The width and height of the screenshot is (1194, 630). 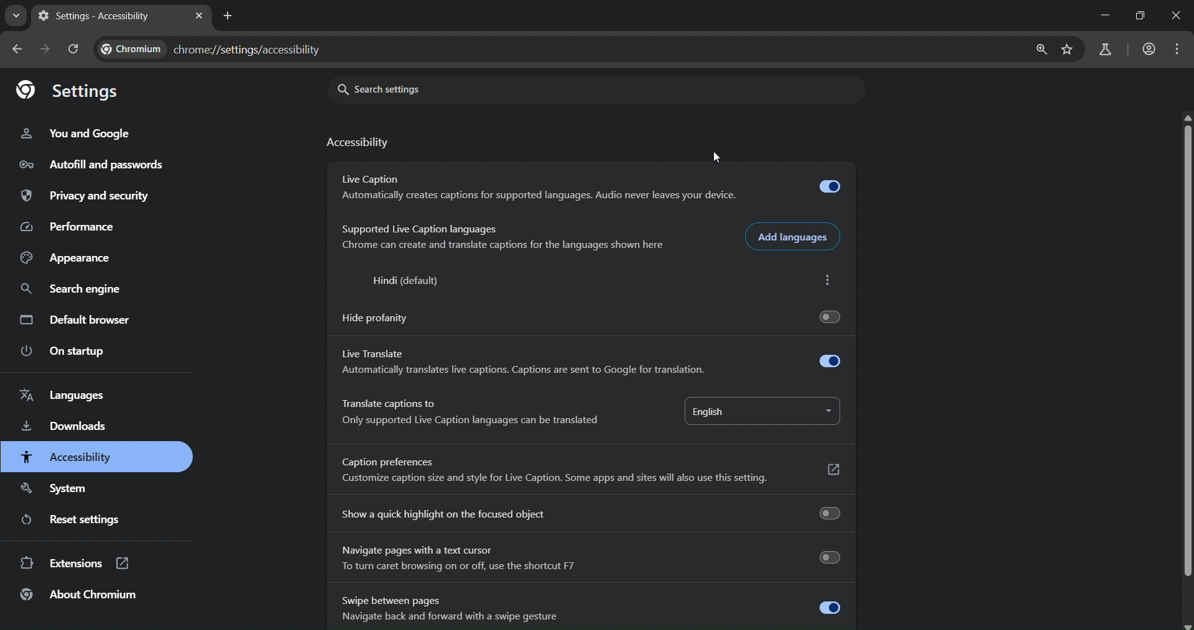 I want to click on Settings - Accessibility, so click(x=95, y=16).